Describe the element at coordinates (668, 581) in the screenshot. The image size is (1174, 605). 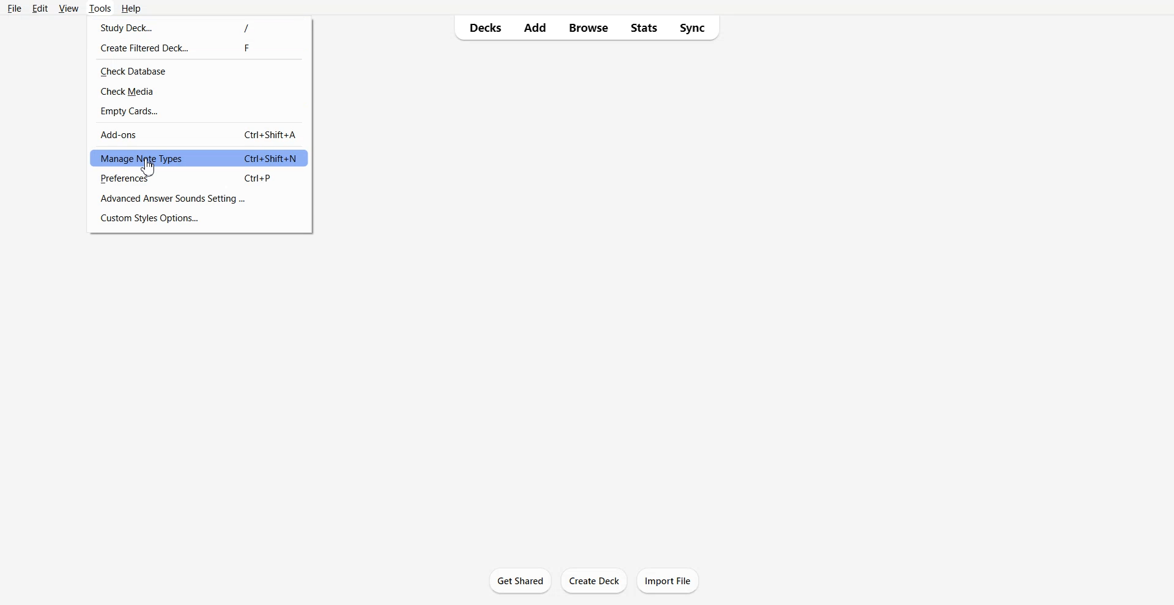
I see `Import File` at that location.